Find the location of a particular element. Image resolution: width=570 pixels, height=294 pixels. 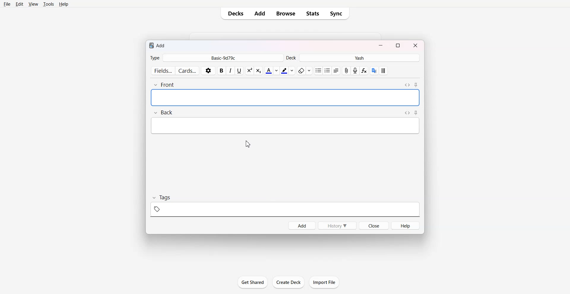

Tag is located at coordinates (162, 197).